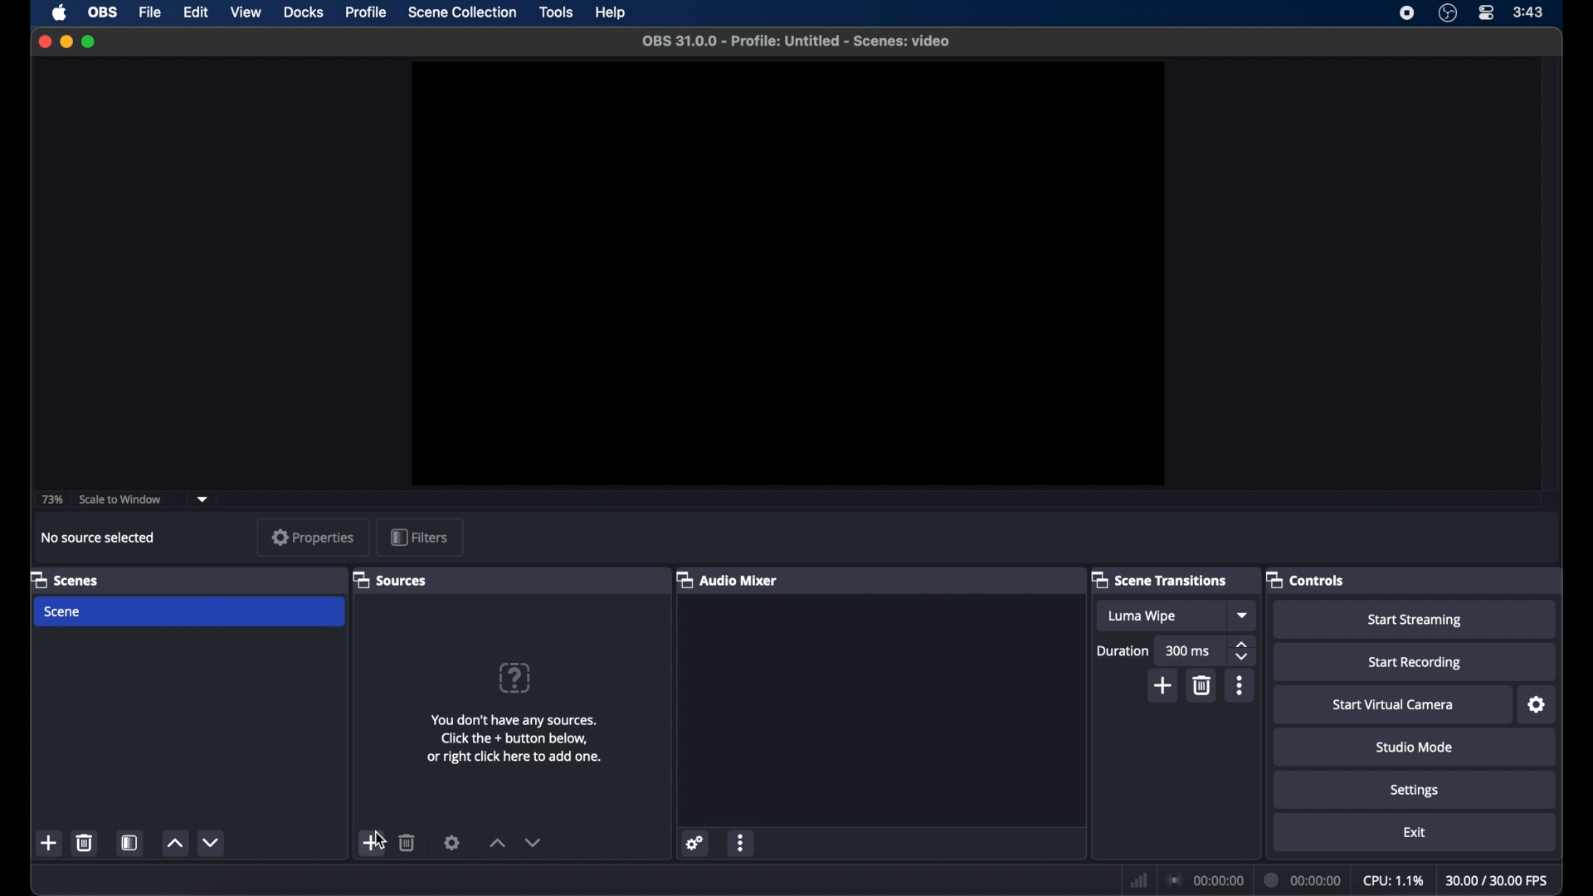 Image resolution: width=1593 pixels, height=896 pixels. Describe the element at coordinates (61, 12) in the screenshot. I see `apple icon` at that location.